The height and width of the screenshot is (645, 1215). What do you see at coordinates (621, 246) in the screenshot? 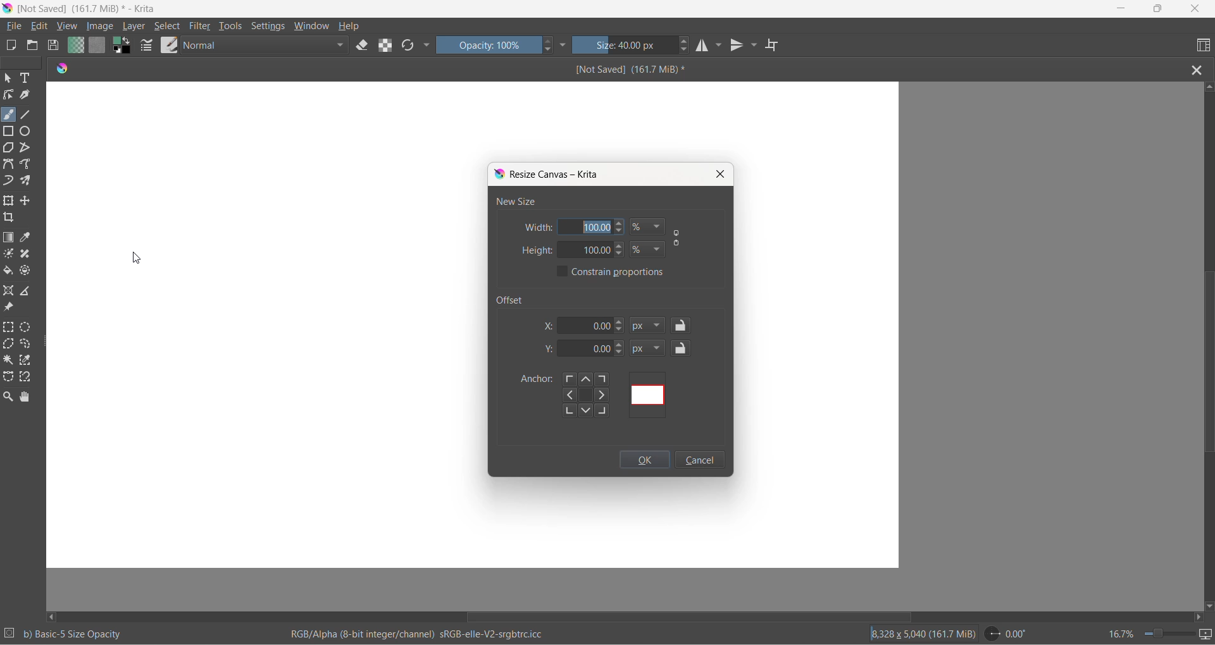
I see `increment height` at bounding box center [621, 246].